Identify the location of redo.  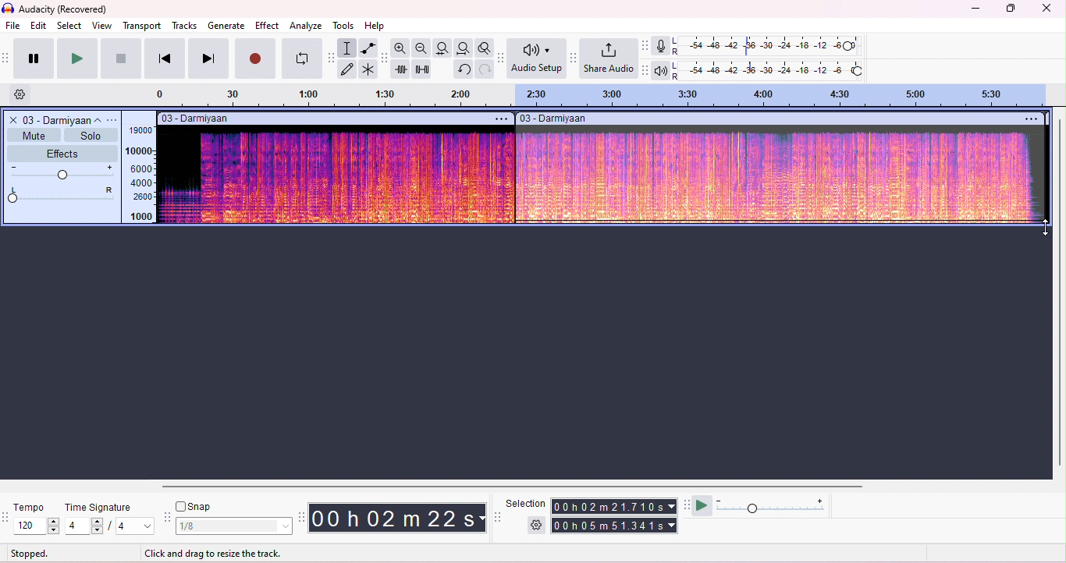
(483, 69).